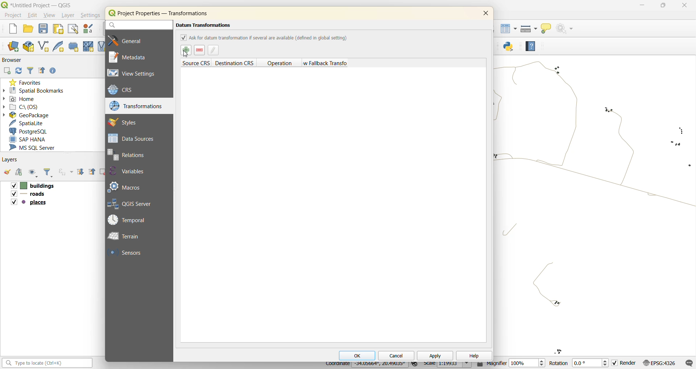 The height and width of the screenshot is (369, 696). Describe the element at coordinates (204, 25) in the screenshot. I see `Datum Transformations` at that location.